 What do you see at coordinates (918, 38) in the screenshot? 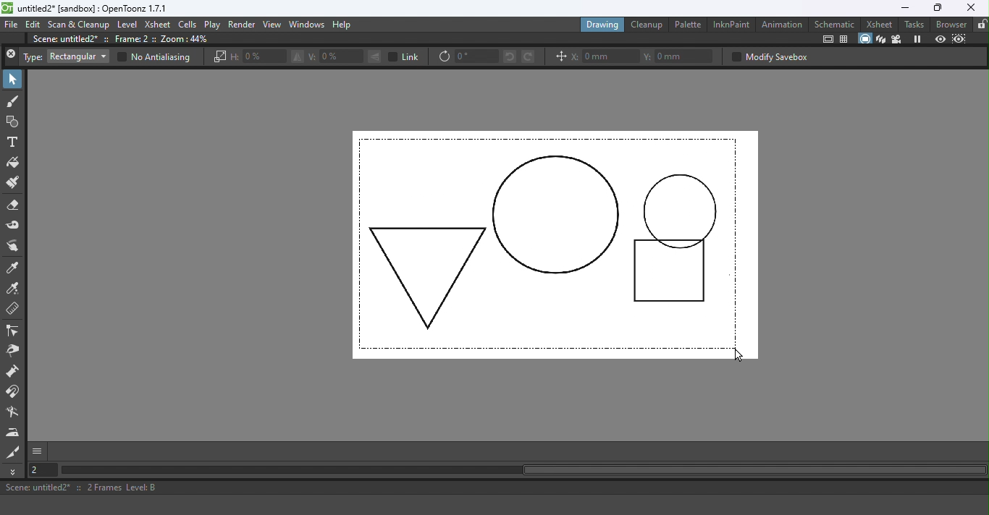
I see `Freeze` at bounding box center [918, 38].